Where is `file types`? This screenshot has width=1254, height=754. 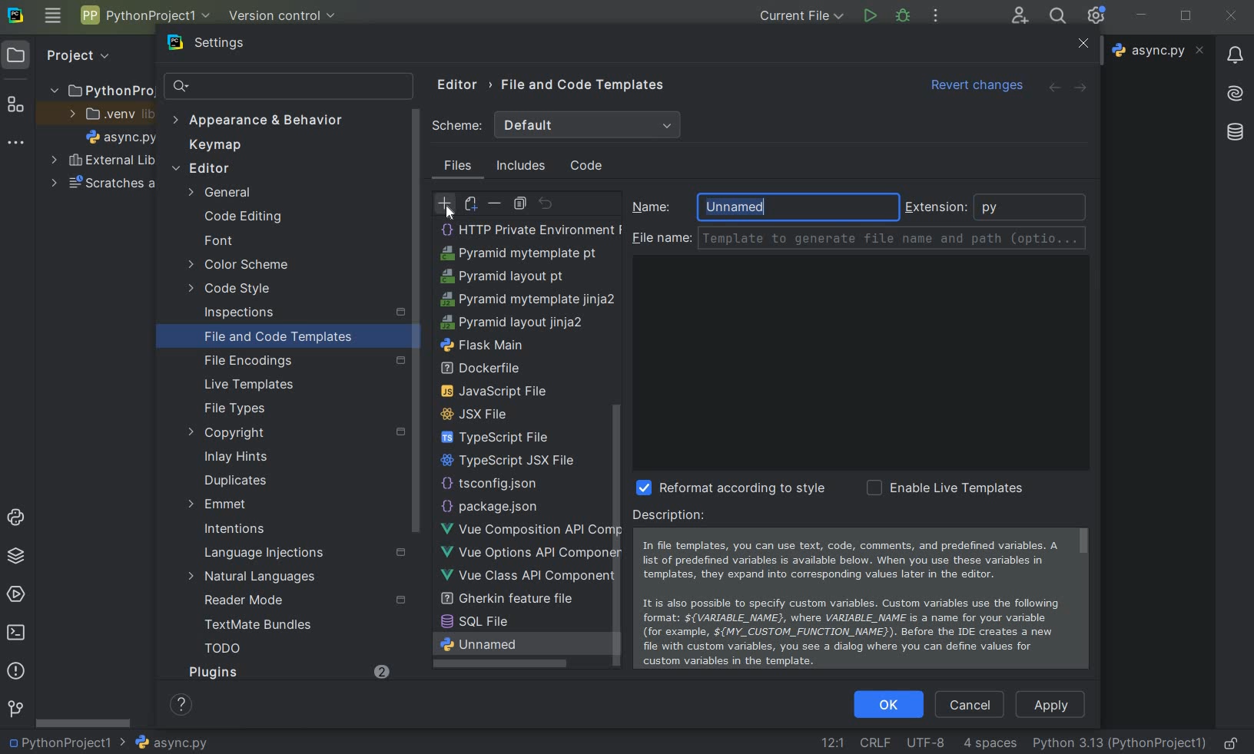 file types is located at coordinates (257, 408).